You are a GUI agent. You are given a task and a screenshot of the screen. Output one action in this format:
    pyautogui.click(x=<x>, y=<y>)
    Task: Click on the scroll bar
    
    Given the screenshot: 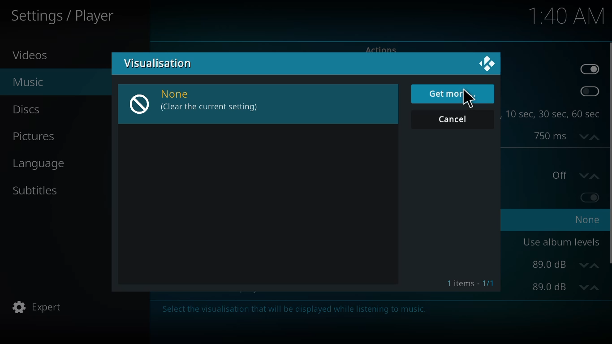 What is the action you would take?
    pyautogui.click(x=609, y=152)
    